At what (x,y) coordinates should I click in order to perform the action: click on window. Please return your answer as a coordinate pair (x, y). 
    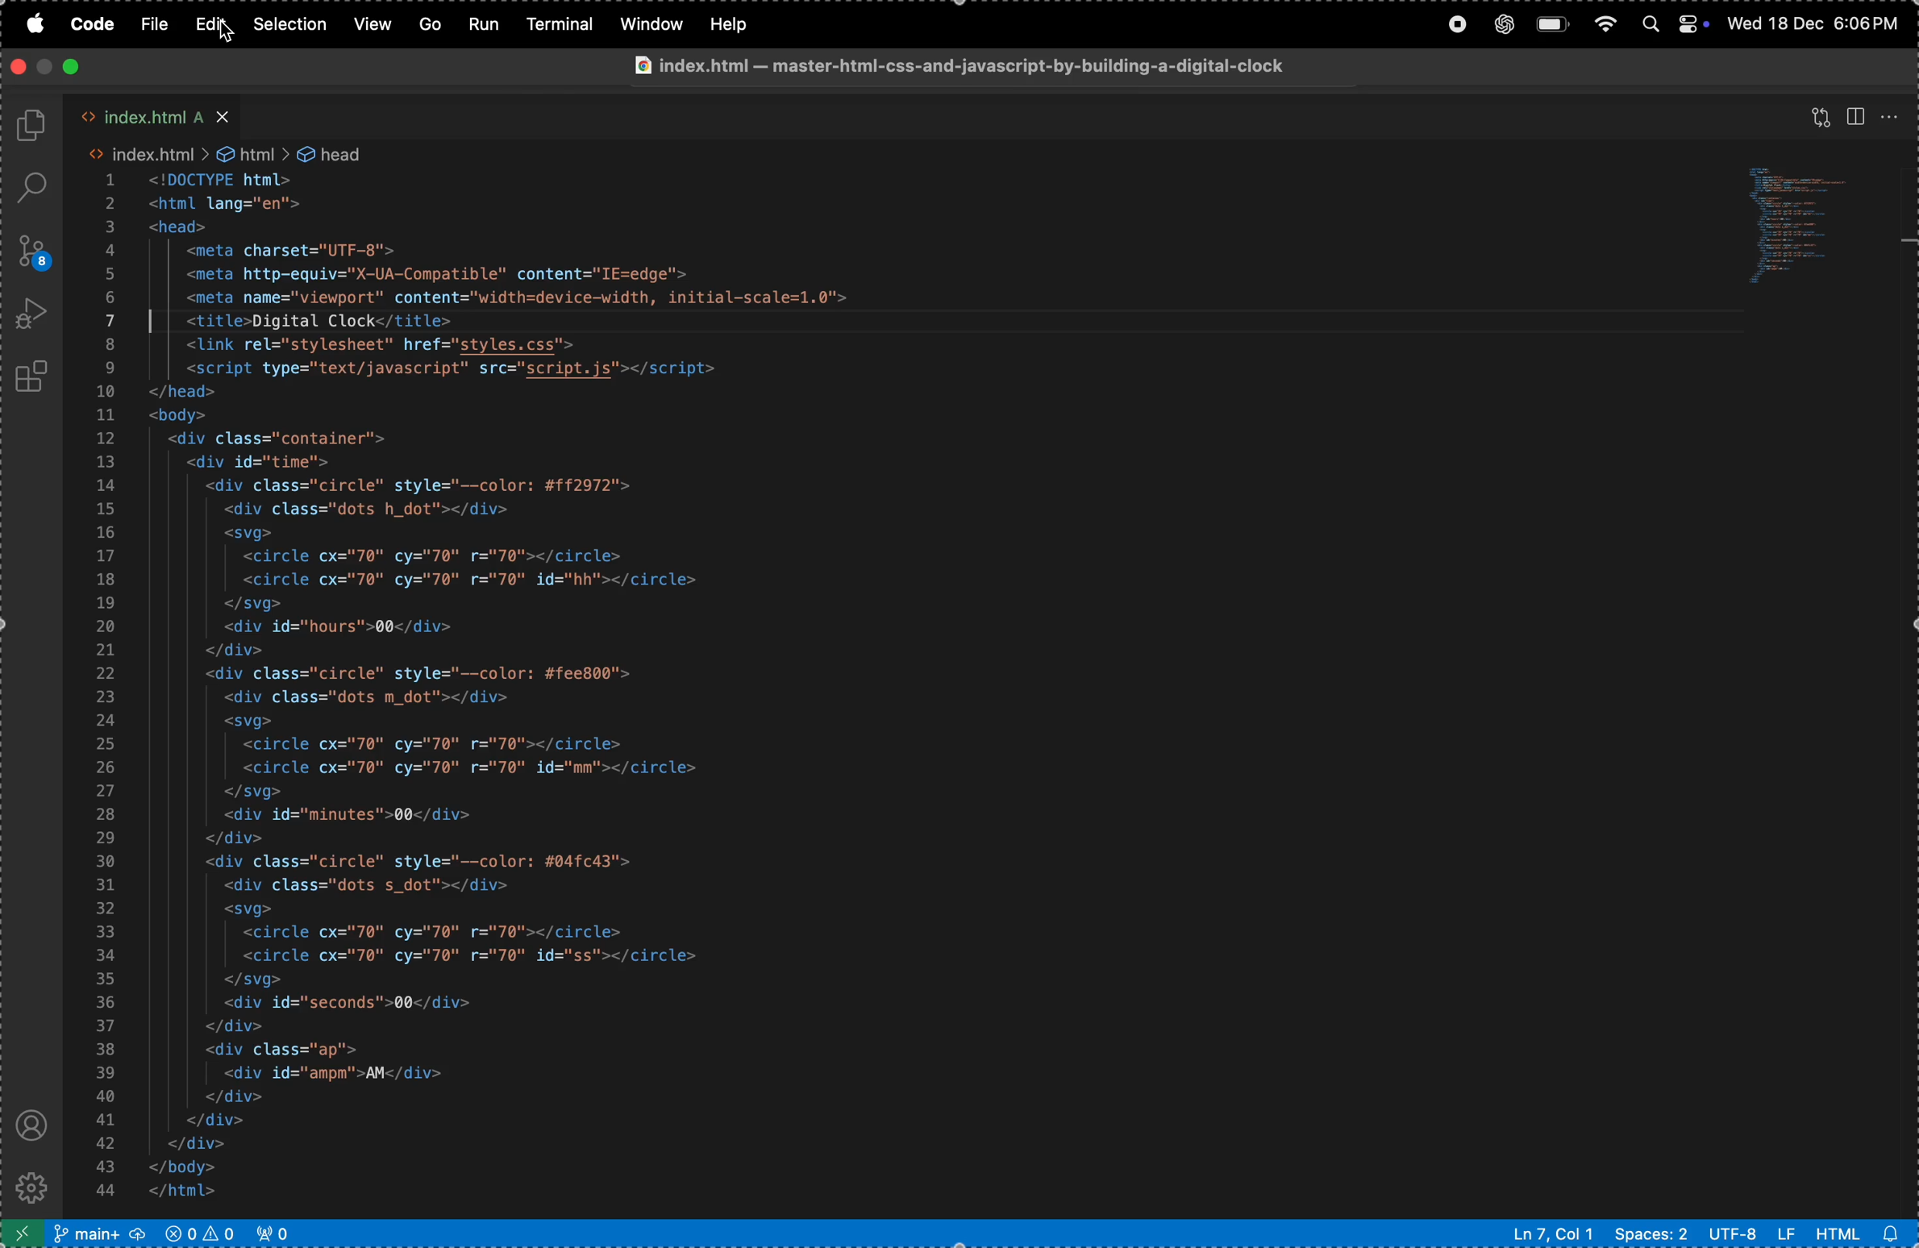
    Looking at the image, I should click on (648, 24).